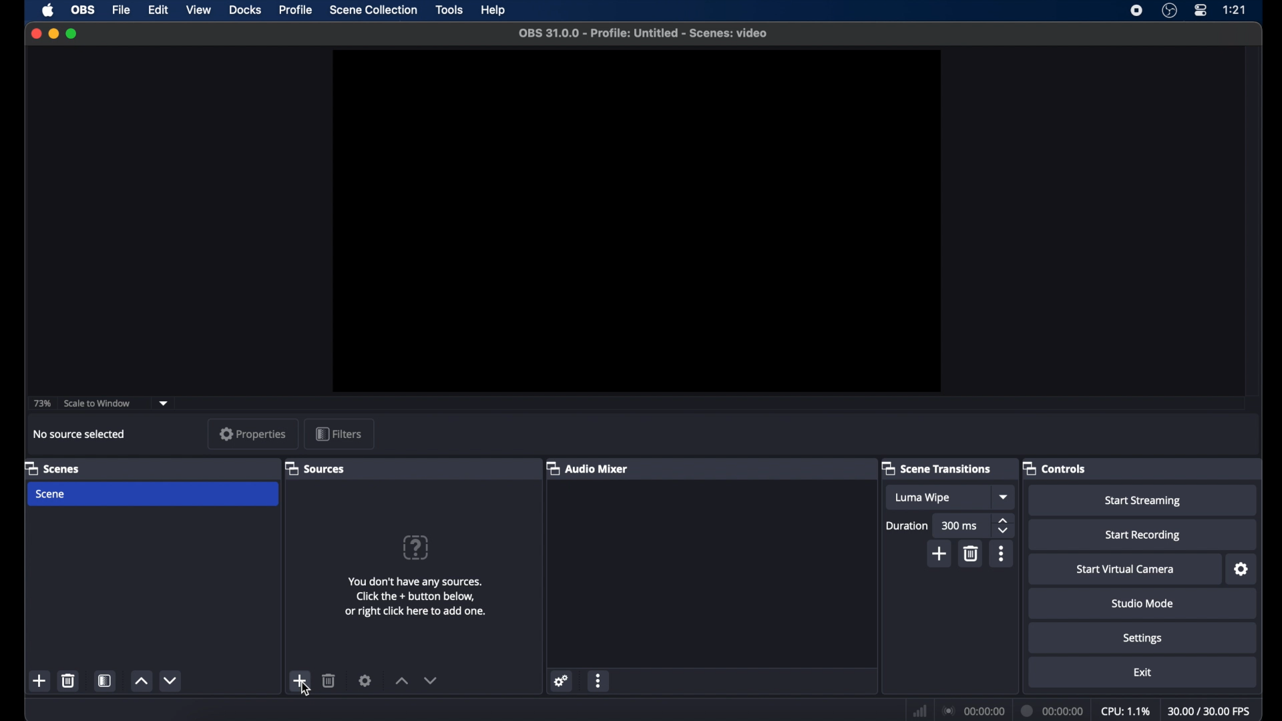  Describe the element at coordinates (1142, 638) in the screenshot. I see `settings` at that location.